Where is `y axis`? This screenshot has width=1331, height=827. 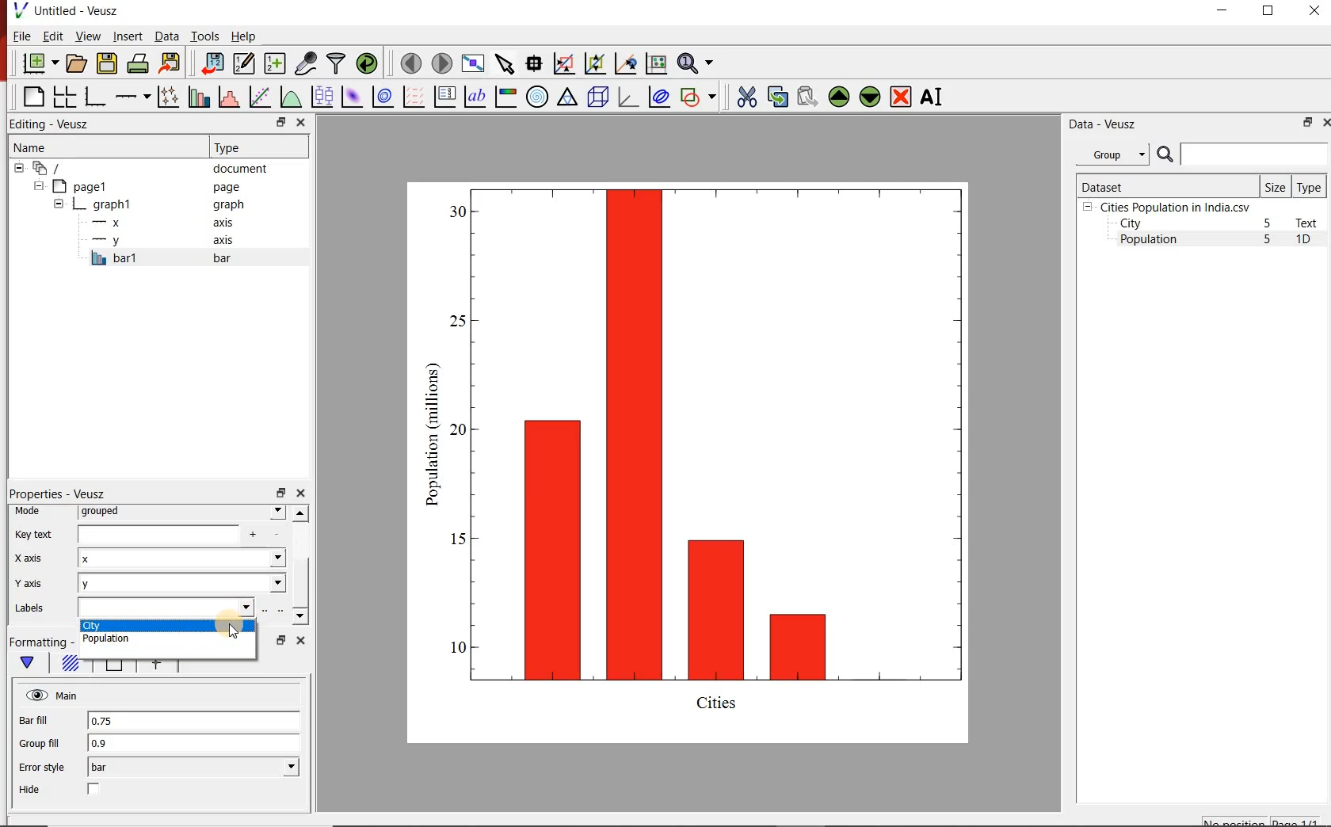 y axis is located at coordinates (39, 583).